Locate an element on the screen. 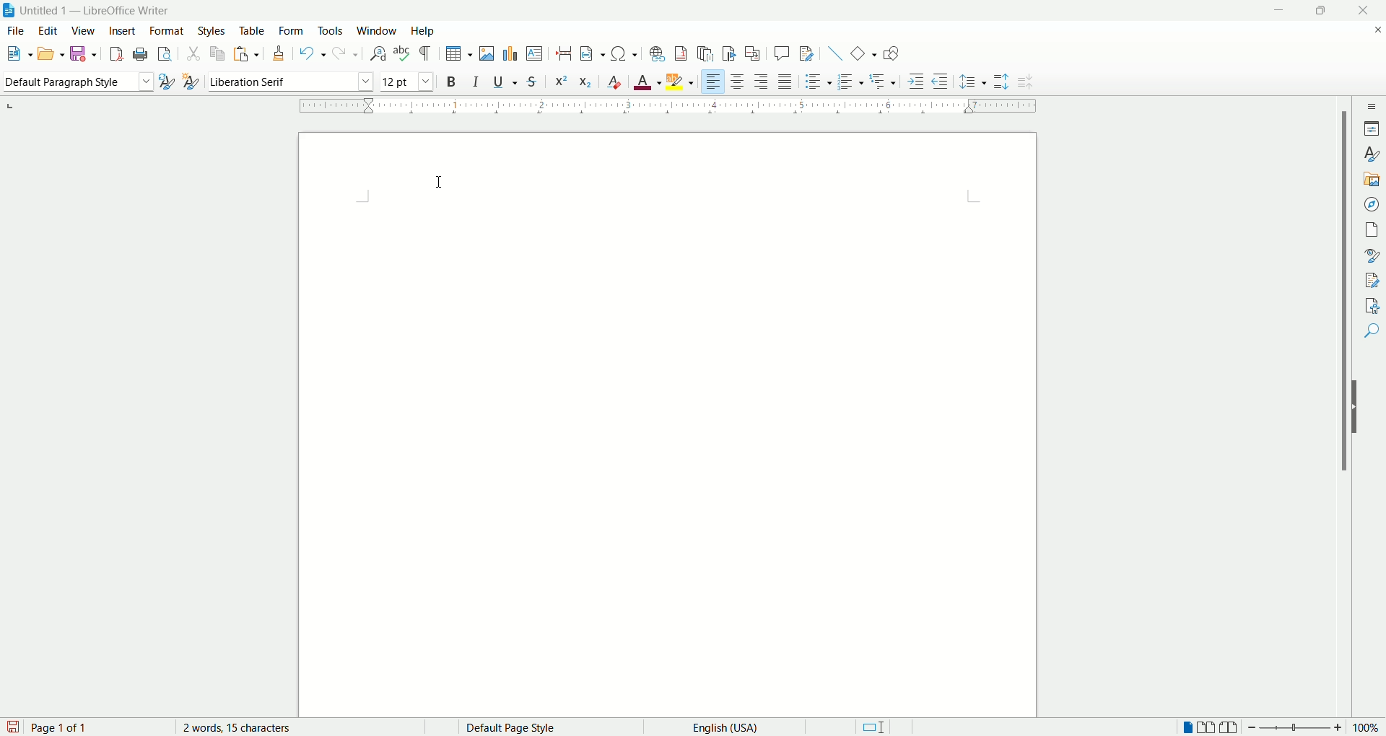  open is located at coordinates (46, 53).